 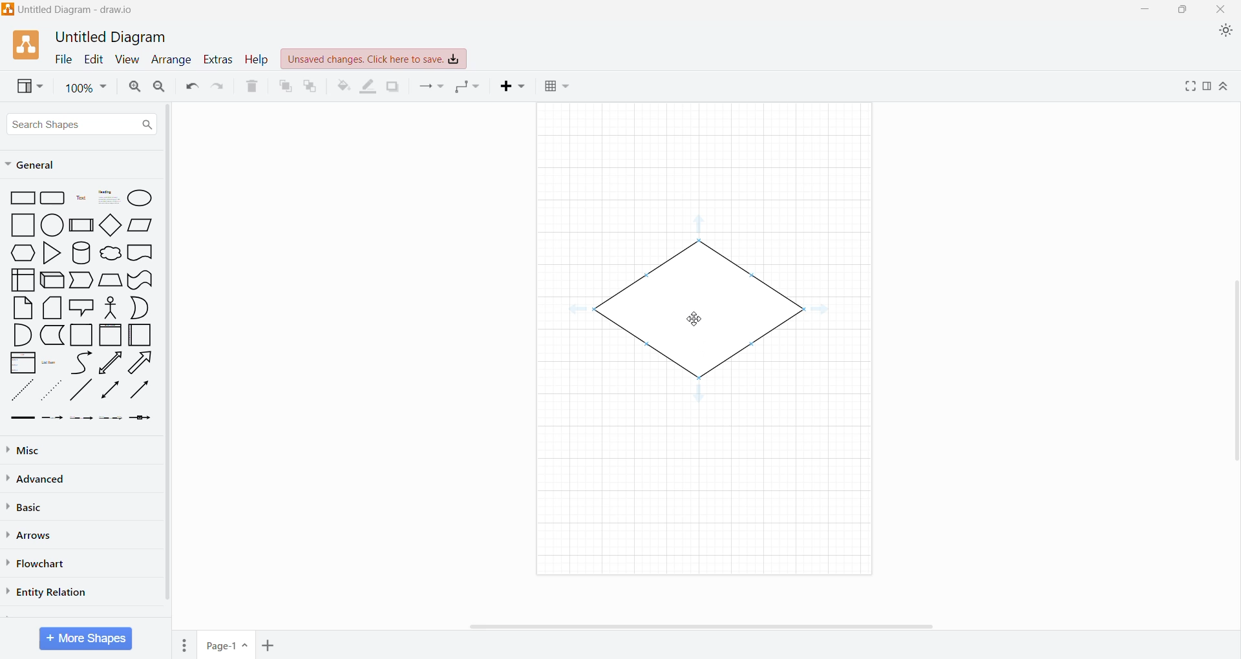 I want to click on Cursor on shape, so click(x=701, y=315).